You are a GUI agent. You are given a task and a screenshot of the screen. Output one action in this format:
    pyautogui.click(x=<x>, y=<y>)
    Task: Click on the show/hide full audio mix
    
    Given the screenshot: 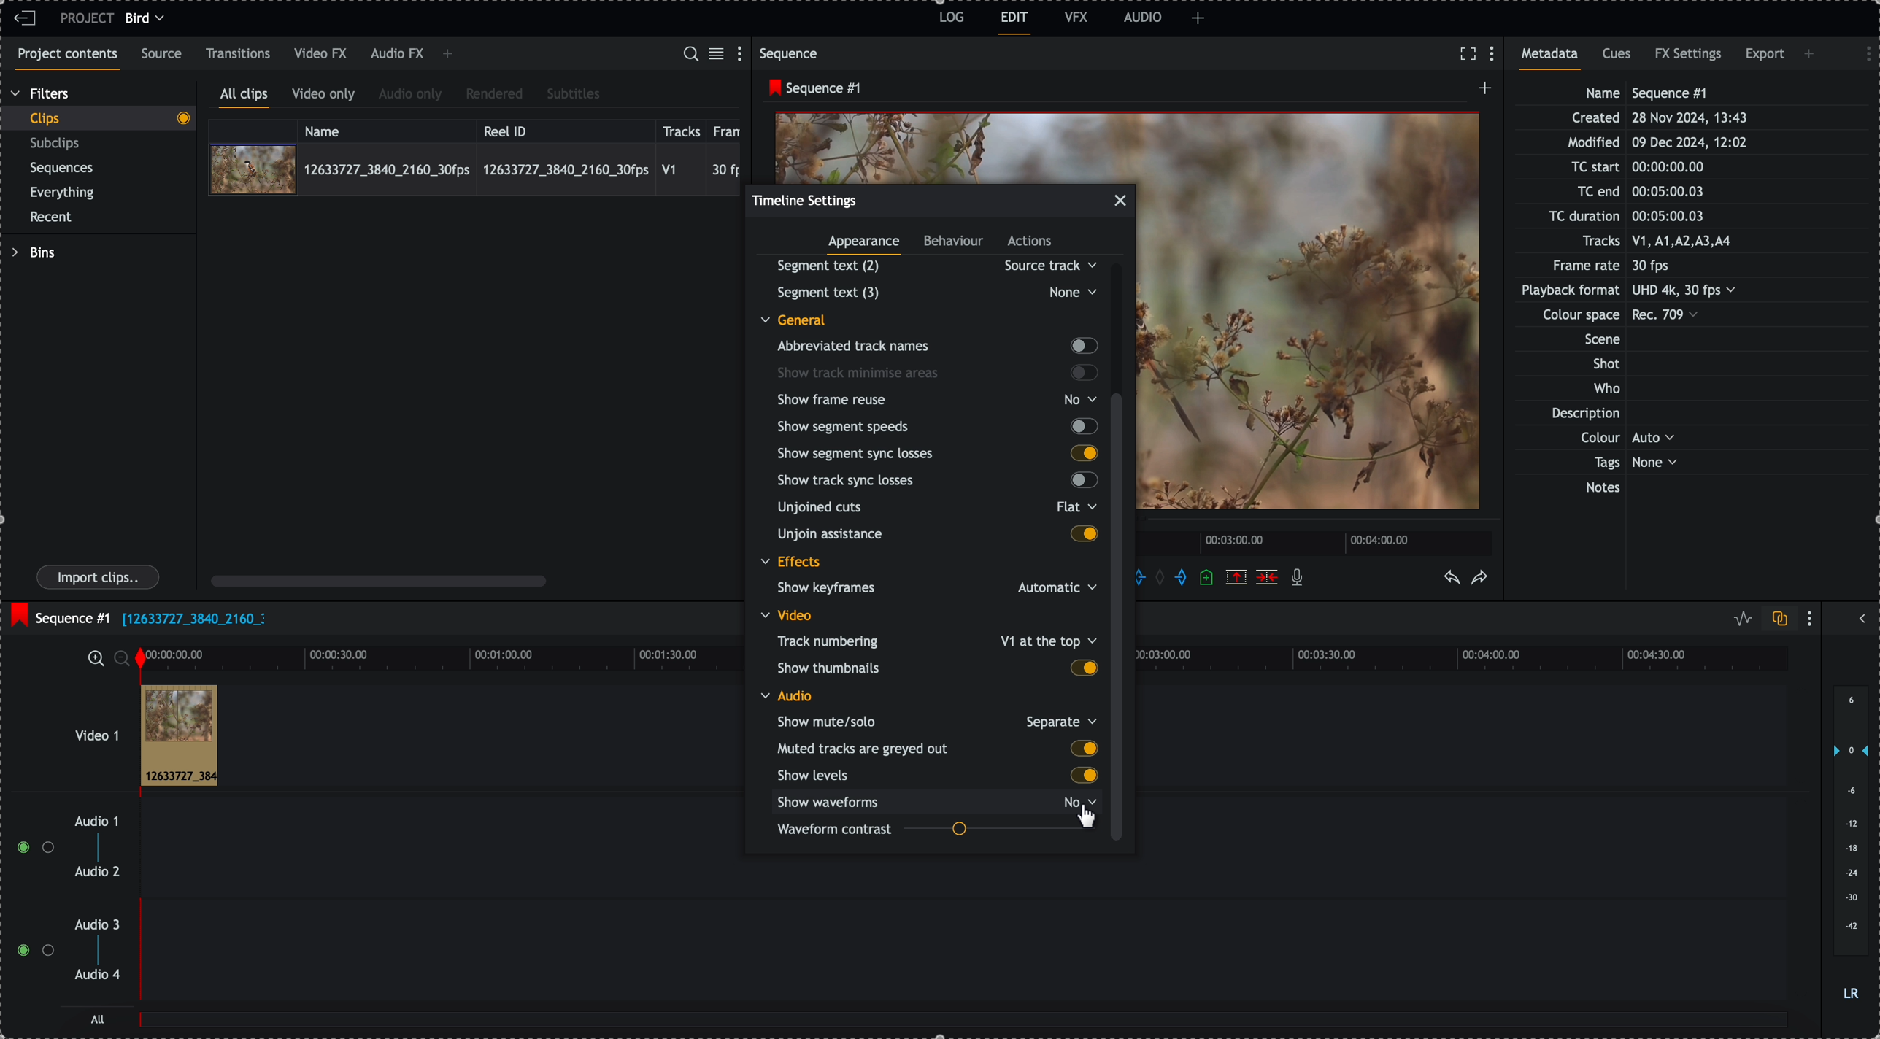 What is the action you would take?
    pyautogui.click(x=1860, y=617)
    